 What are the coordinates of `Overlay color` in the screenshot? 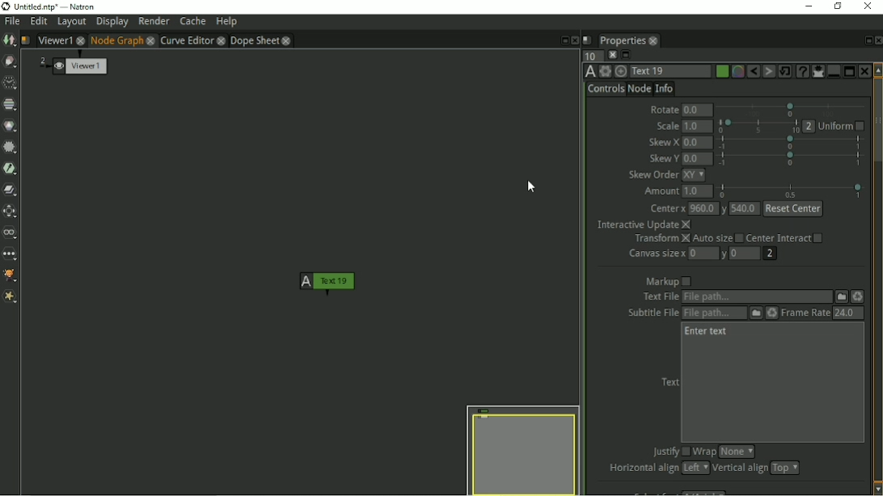 It's located at (737, 72).